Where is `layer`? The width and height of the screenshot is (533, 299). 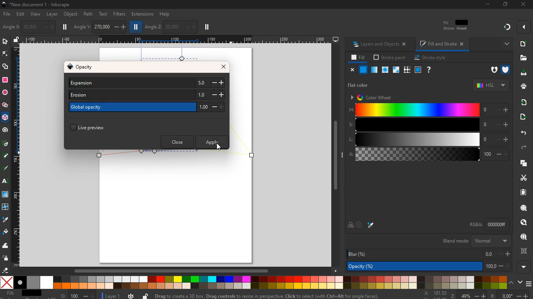
layer is located at coordinates (111, 295).